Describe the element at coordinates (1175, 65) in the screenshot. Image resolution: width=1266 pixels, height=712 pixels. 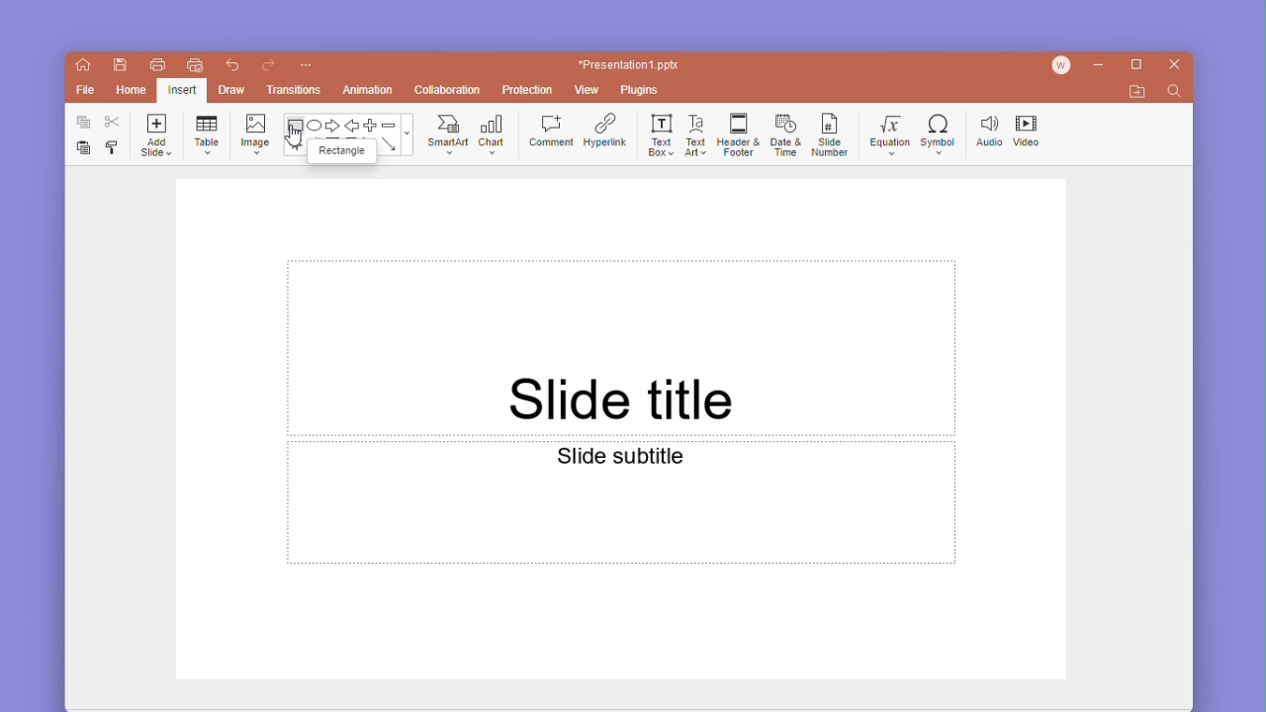
I see `close` at that location.